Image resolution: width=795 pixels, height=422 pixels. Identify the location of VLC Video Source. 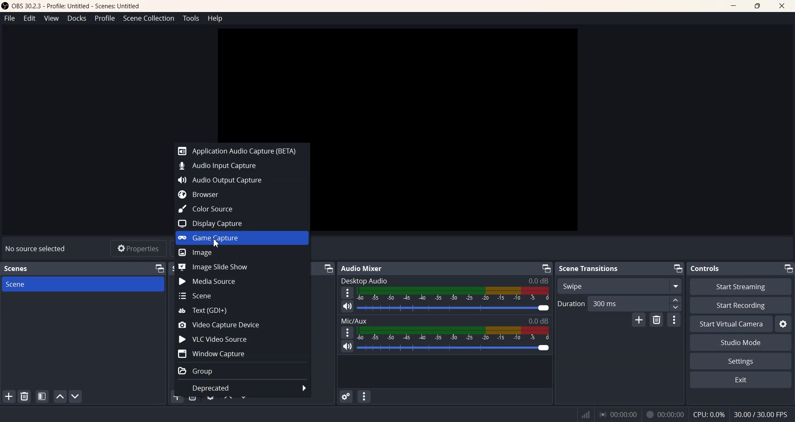
(241, 338).